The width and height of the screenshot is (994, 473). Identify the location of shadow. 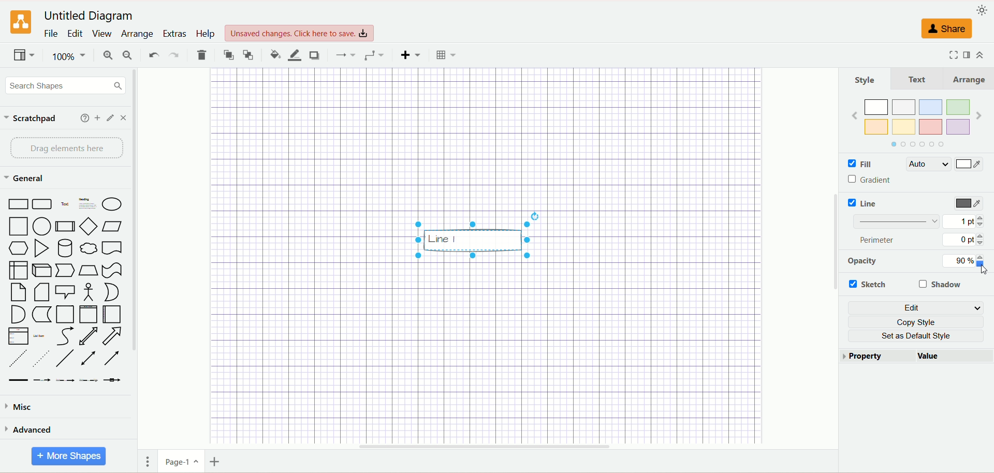
(315, 55).